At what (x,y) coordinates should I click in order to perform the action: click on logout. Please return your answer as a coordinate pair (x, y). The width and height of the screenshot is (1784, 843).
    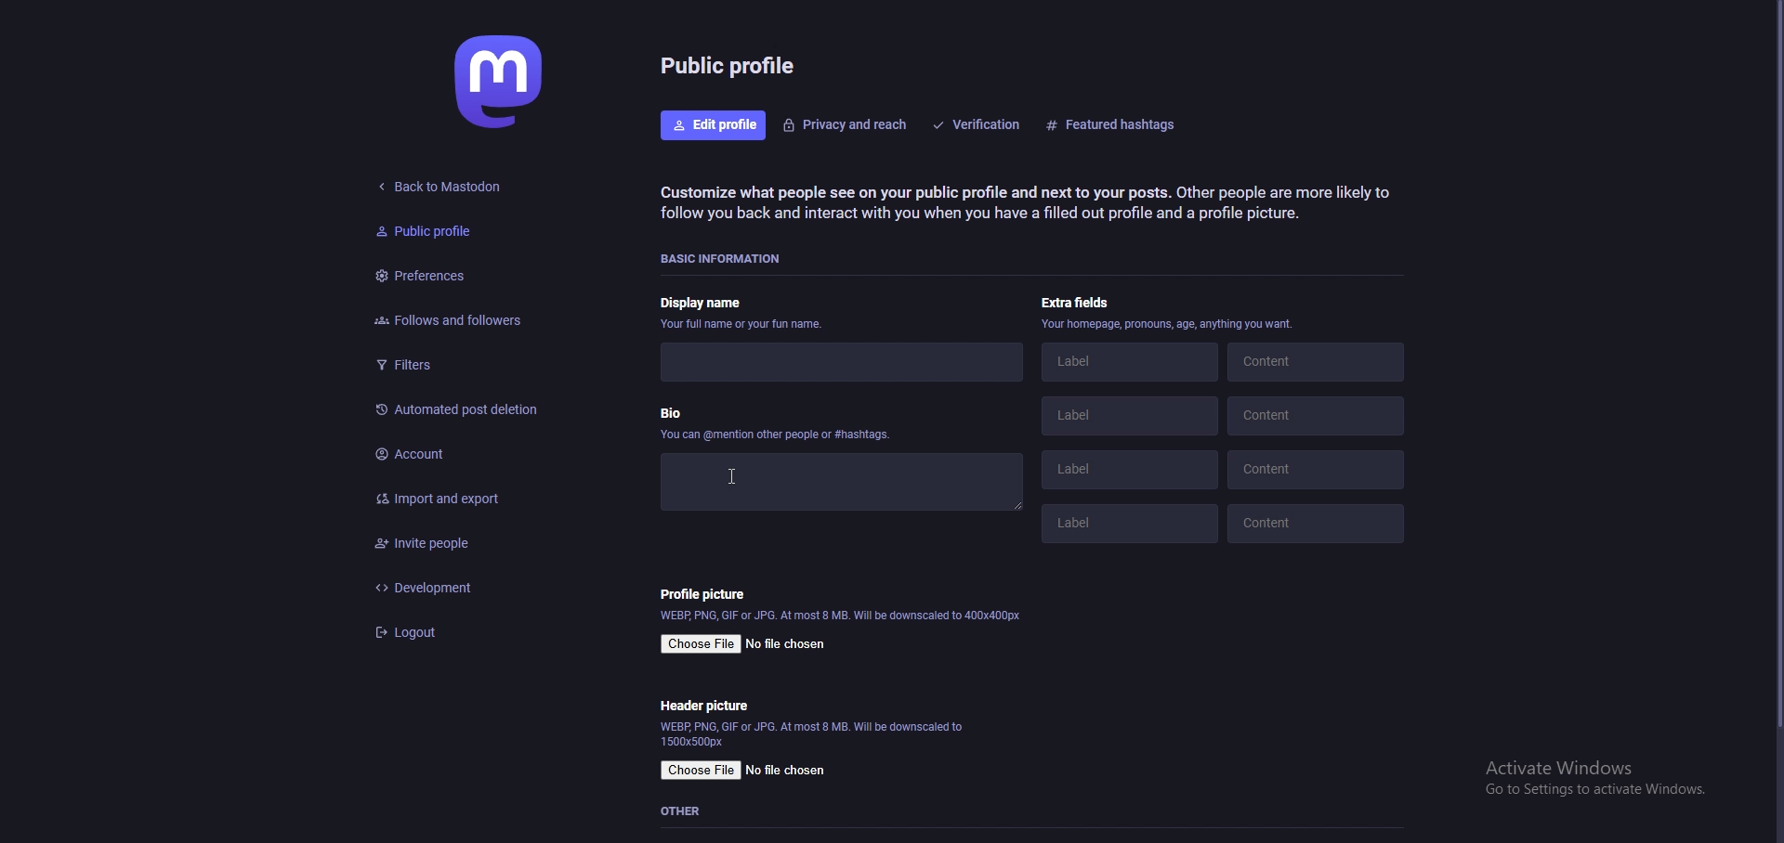
    Looking at the image, I should click on (460, 633).